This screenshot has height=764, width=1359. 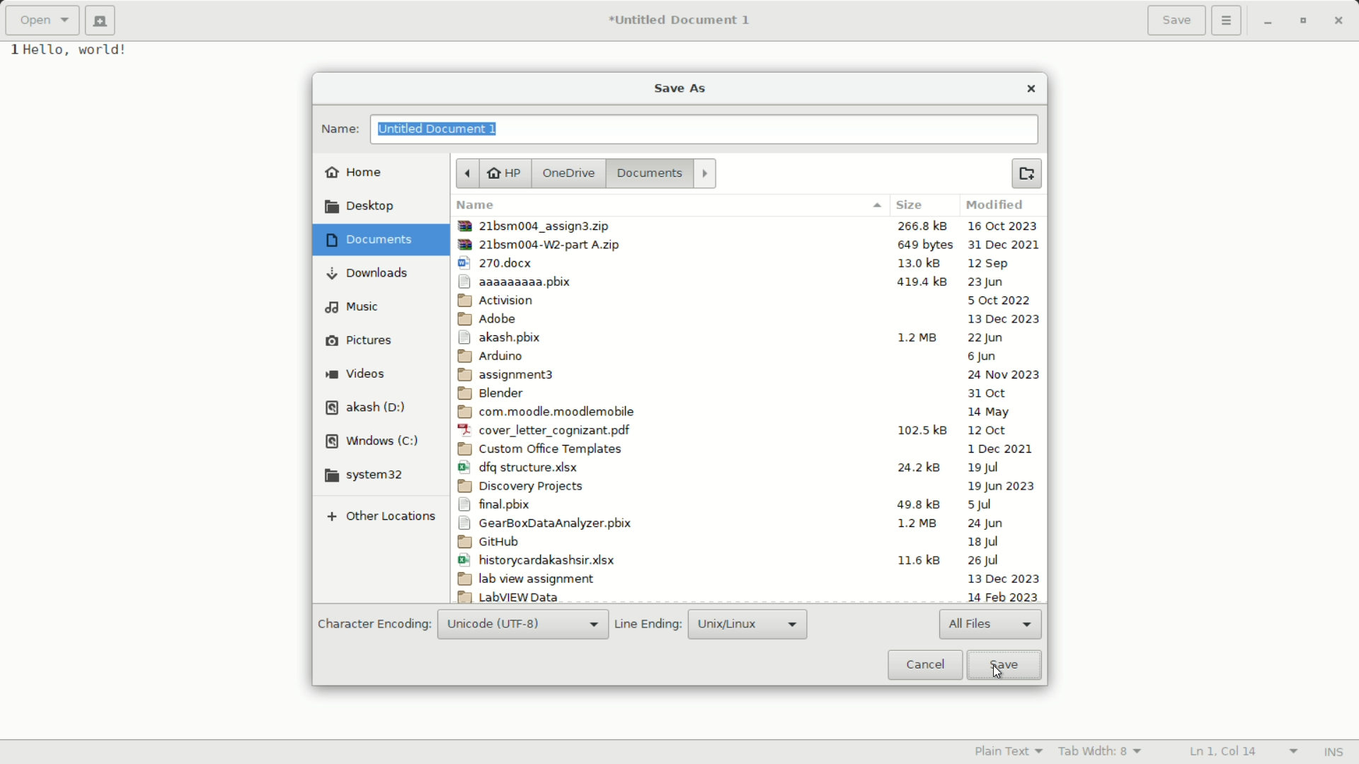 What do you see at coordinates (367, 241) in the screenshot?
I see `document` at bounding box center [367, 241].